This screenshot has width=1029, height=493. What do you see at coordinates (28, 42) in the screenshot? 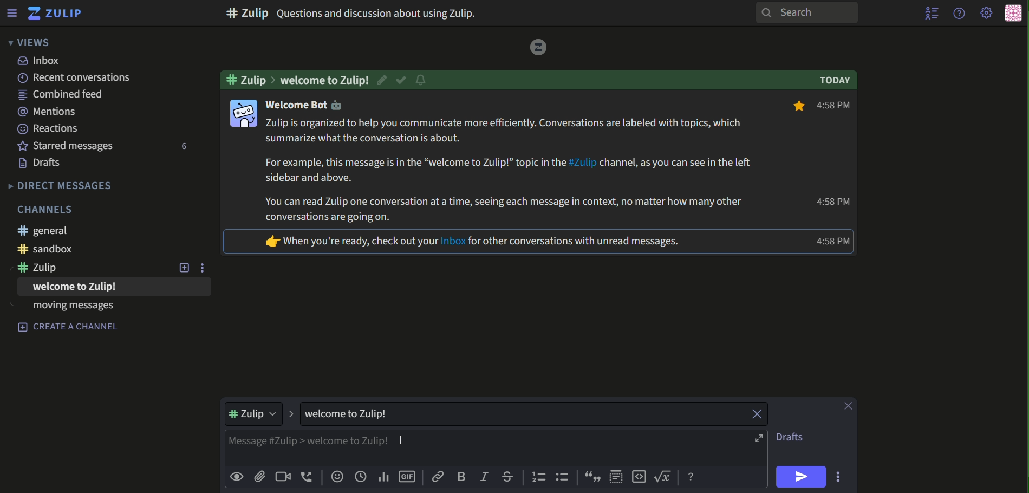
I see `views` at bounding box center [28, 42].